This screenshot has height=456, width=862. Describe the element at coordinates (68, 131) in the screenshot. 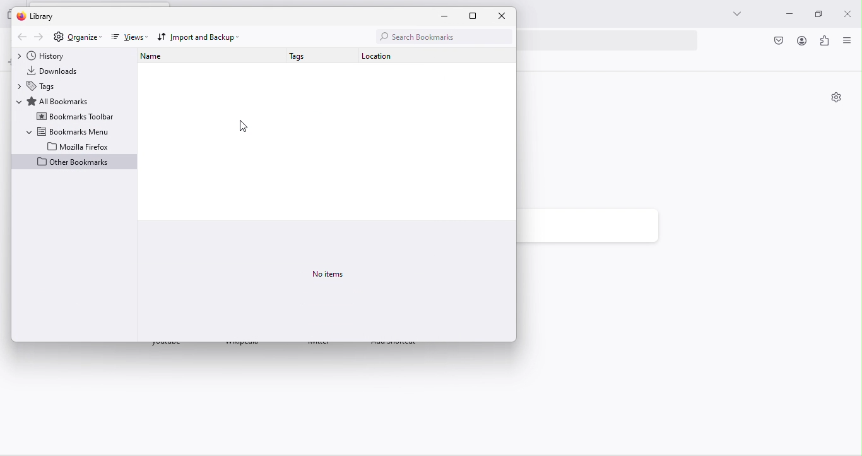

I see `bookmarks menu` at that location.